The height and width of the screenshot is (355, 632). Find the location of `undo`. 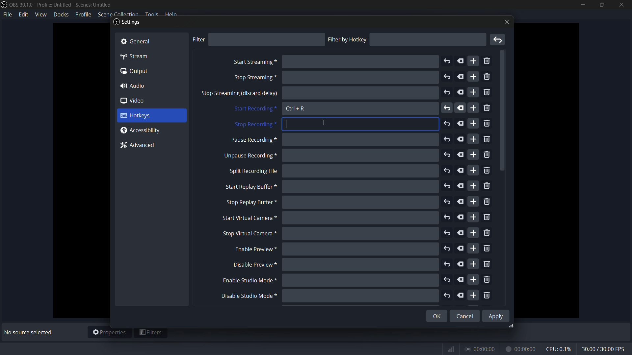

undo is located at coordinates (447, 124).